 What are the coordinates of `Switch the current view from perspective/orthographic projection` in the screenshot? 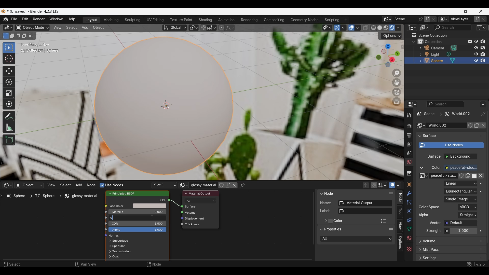 It's located at (397, 102).